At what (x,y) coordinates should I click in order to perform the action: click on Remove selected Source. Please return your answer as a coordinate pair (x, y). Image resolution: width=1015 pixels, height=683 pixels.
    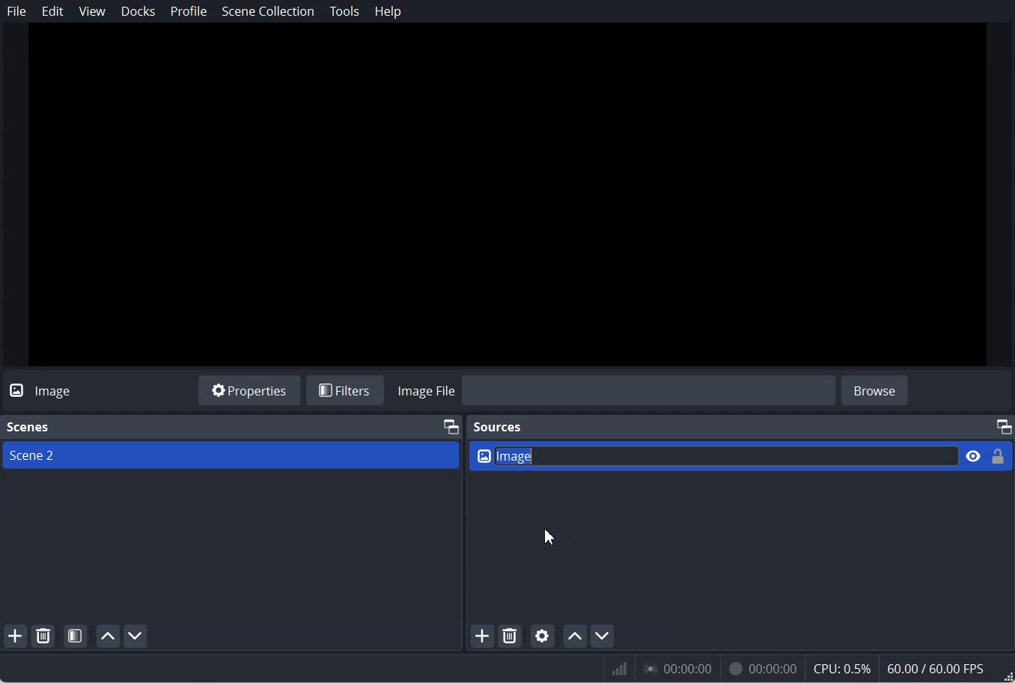
    Looking at the image, I should click on (510, 635).